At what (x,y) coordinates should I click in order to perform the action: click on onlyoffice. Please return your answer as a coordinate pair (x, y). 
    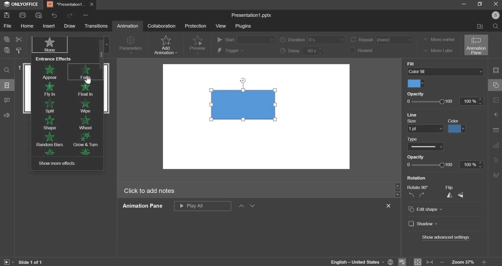
    Looking at the image, I should click on (21, 4).